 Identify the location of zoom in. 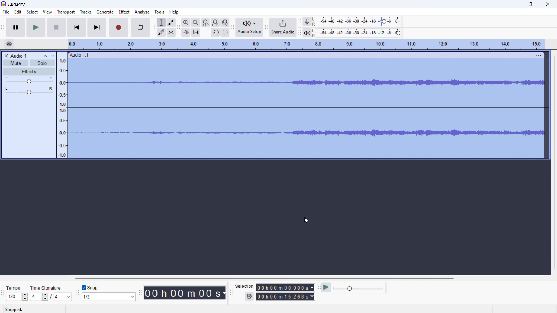
(186, 23).